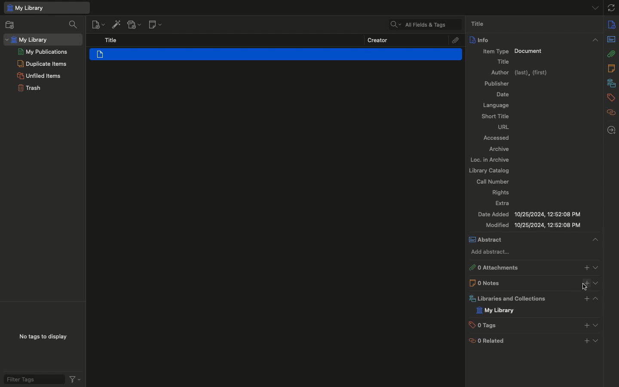 Image resolution: width=619 pixels, height=387 pixels. What do you see at coordinates (456, 40) in the screenshot?
I see `Attachments` at bounding box center [456, 40].